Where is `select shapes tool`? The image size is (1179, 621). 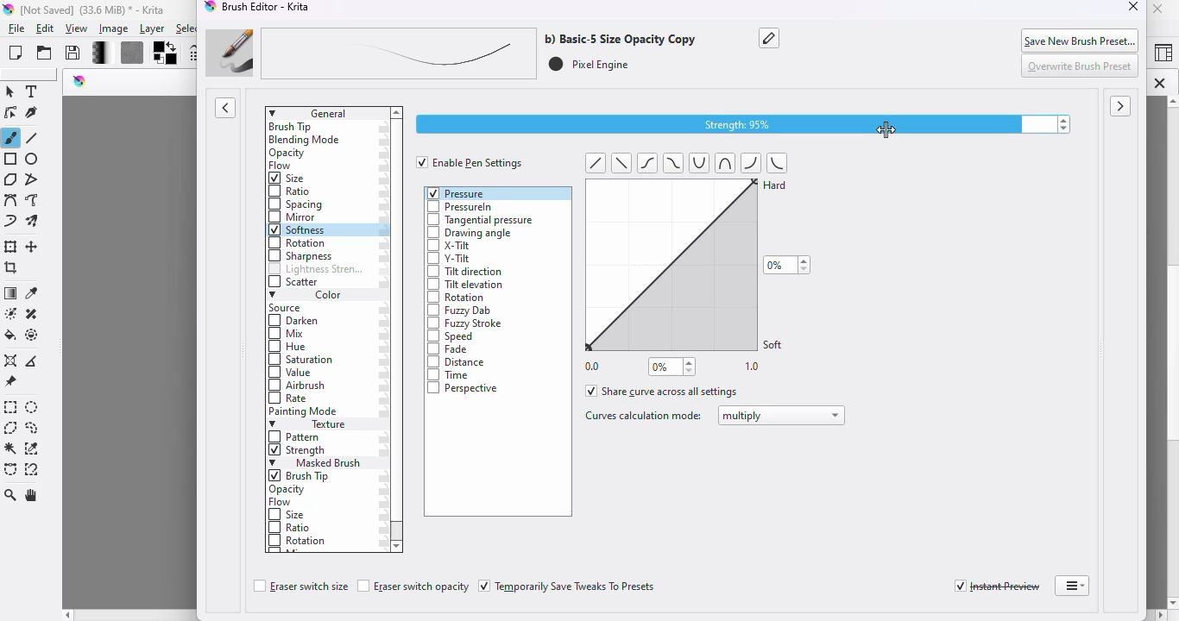
select shapes tool is located at coordinates (10, 91).